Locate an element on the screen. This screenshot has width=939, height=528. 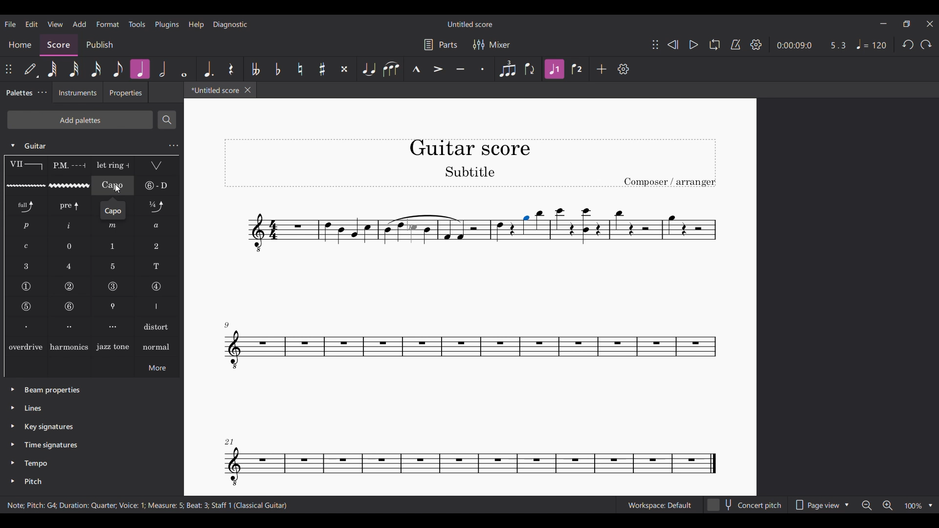
Tuplet is located at coordinates (507, 69).